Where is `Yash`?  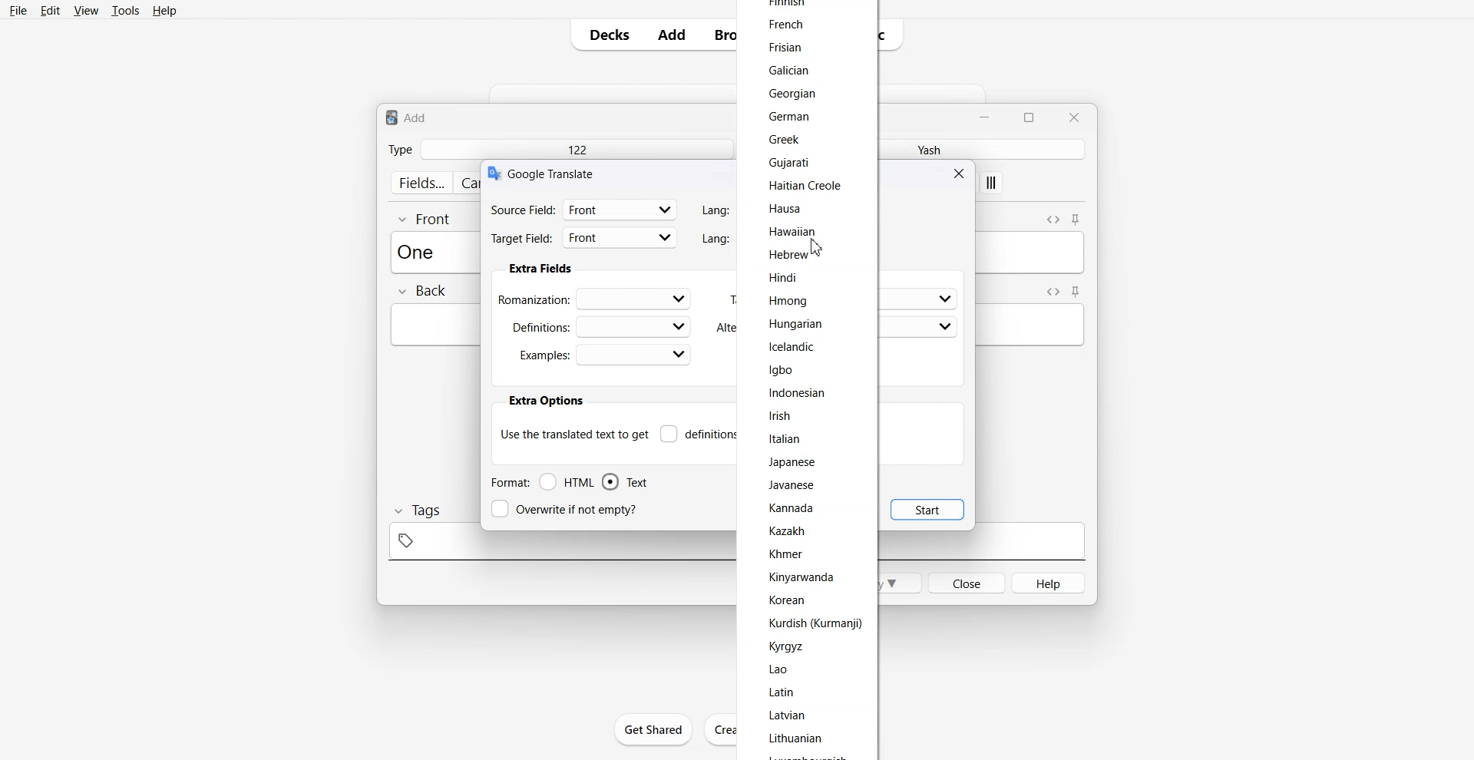 Yash is located at coordinates (925, 149).